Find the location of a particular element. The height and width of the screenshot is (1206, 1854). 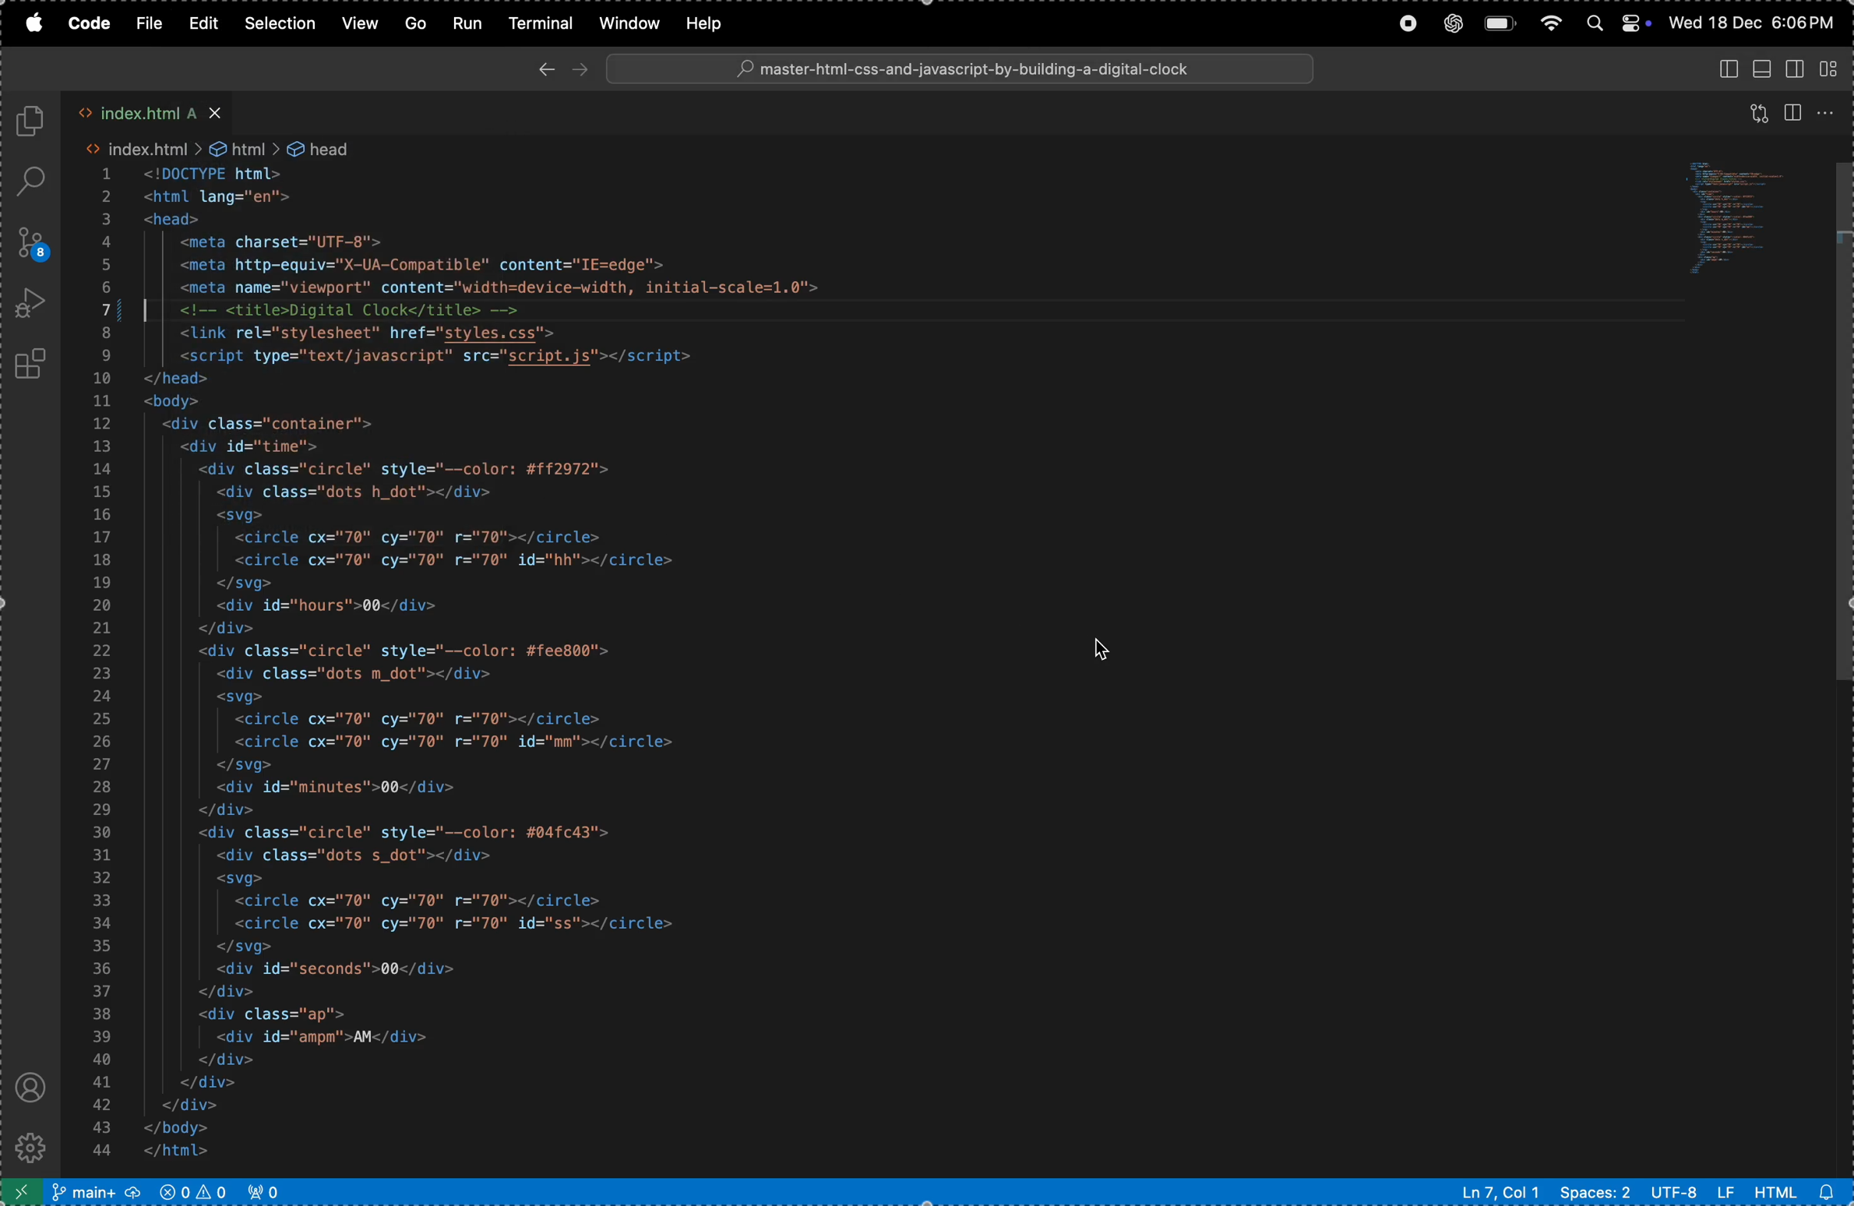

view port  is located at coordinates (270, 1191).